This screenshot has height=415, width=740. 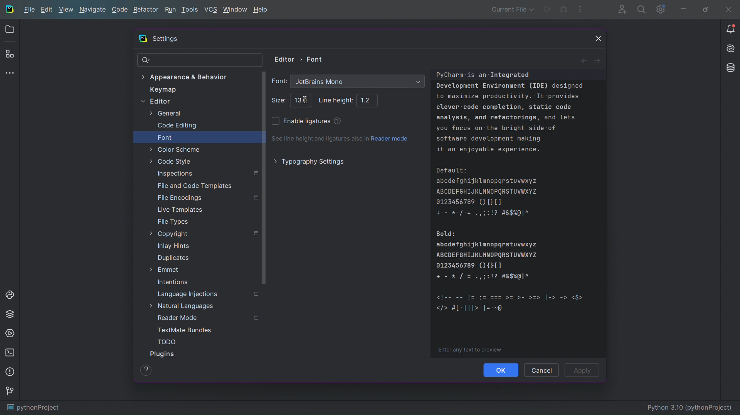 What do you see at coordinates (235, 10) in the screenshot?
I see `Window` at bounding box center [235, 10].